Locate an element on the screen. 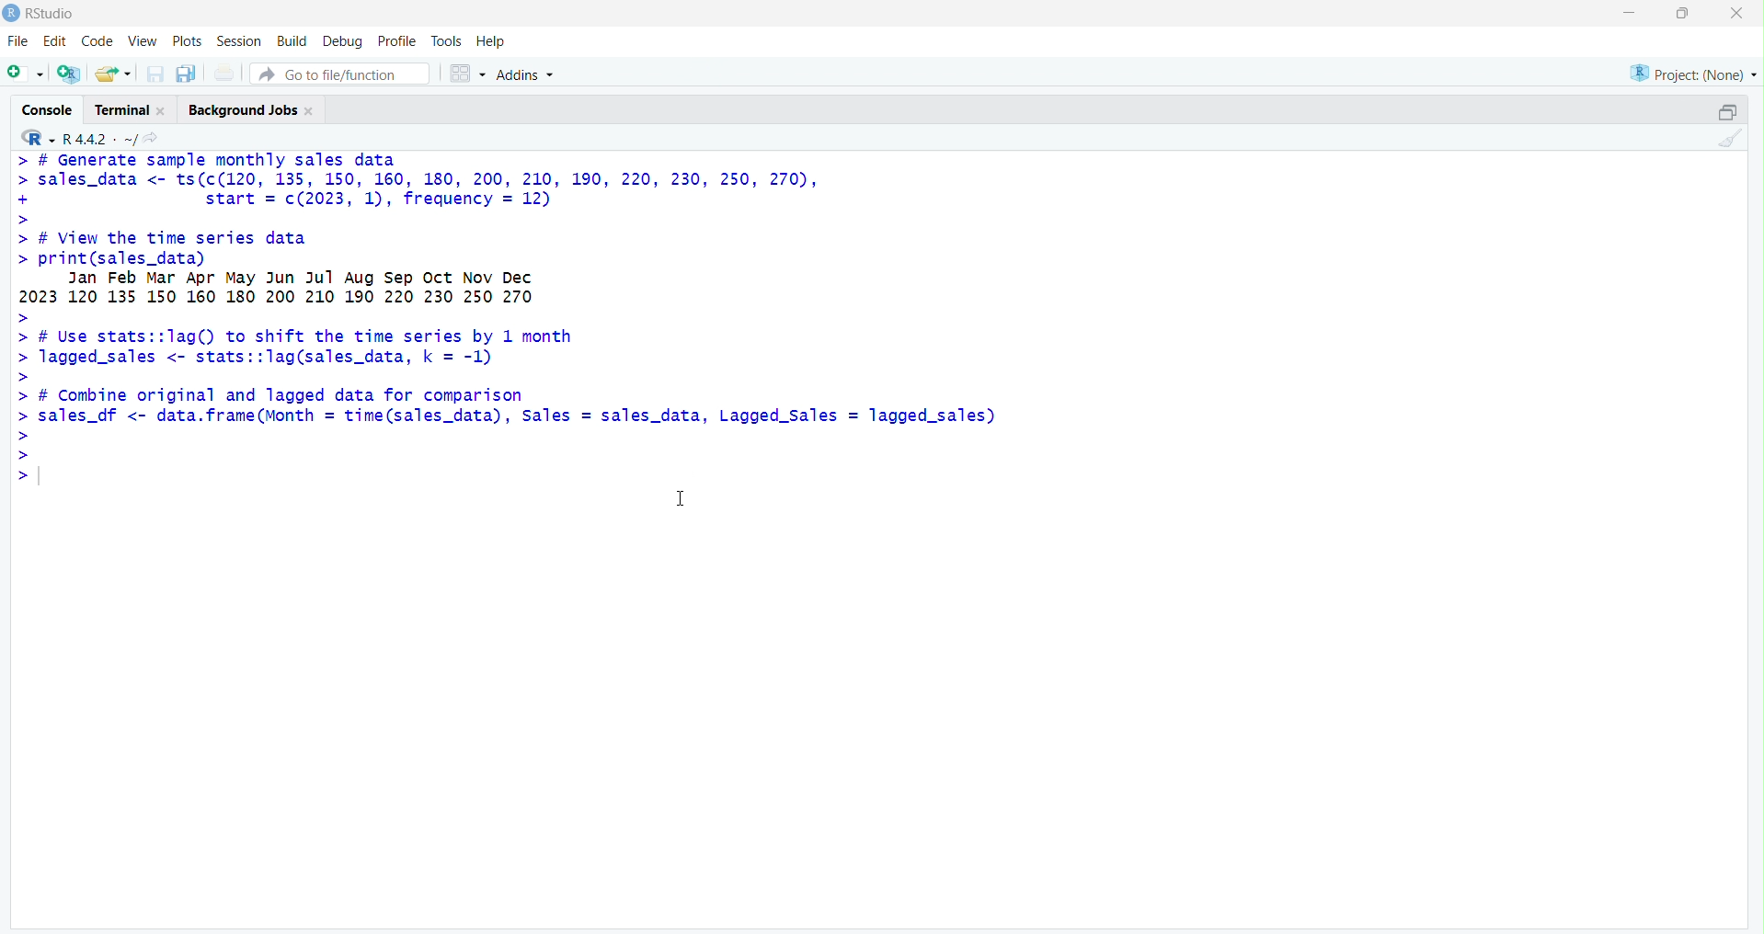  Jan Feb Mar Apr May Jun Jul Aug Sep Oct Nov Dec2023 120 135 150 160 180 200 210 190 220 230 250 270 is located at coordinates (338, 289).